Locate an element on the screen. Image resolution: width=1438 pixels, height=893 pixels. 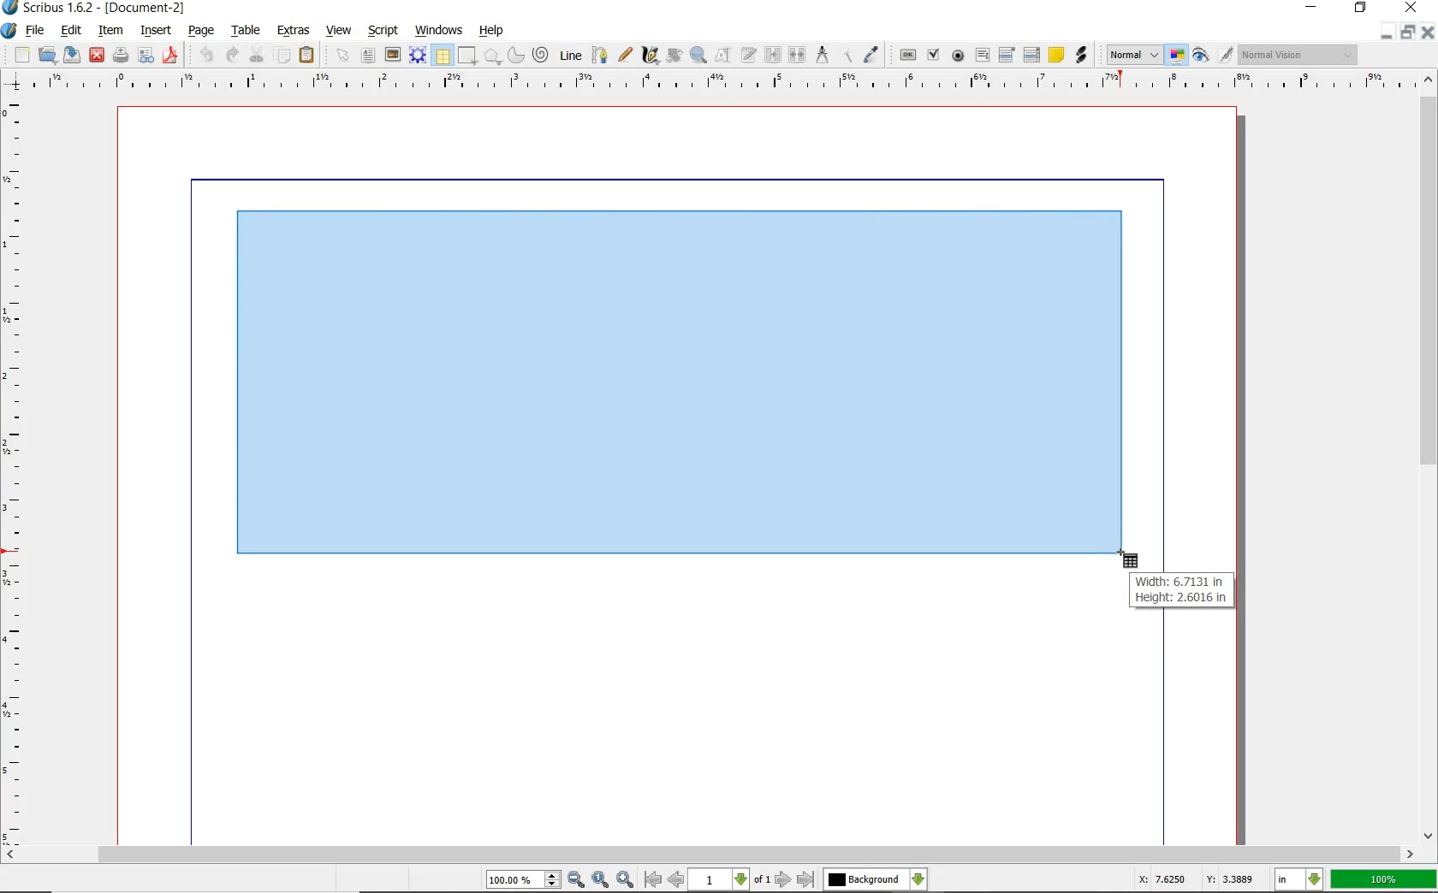
link text frame is located at coordinates (771, 56).